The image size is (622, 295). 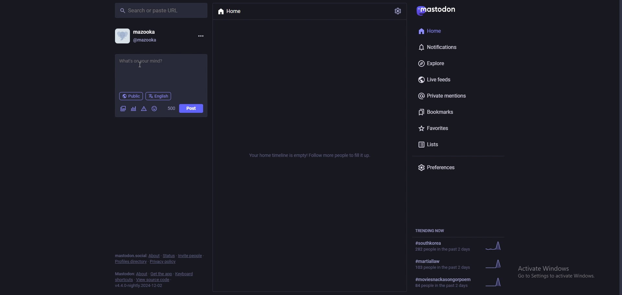 What do you see at coordinates (452, 144) in the screenshot?
I see `lists` at bounding box center [452, 144].